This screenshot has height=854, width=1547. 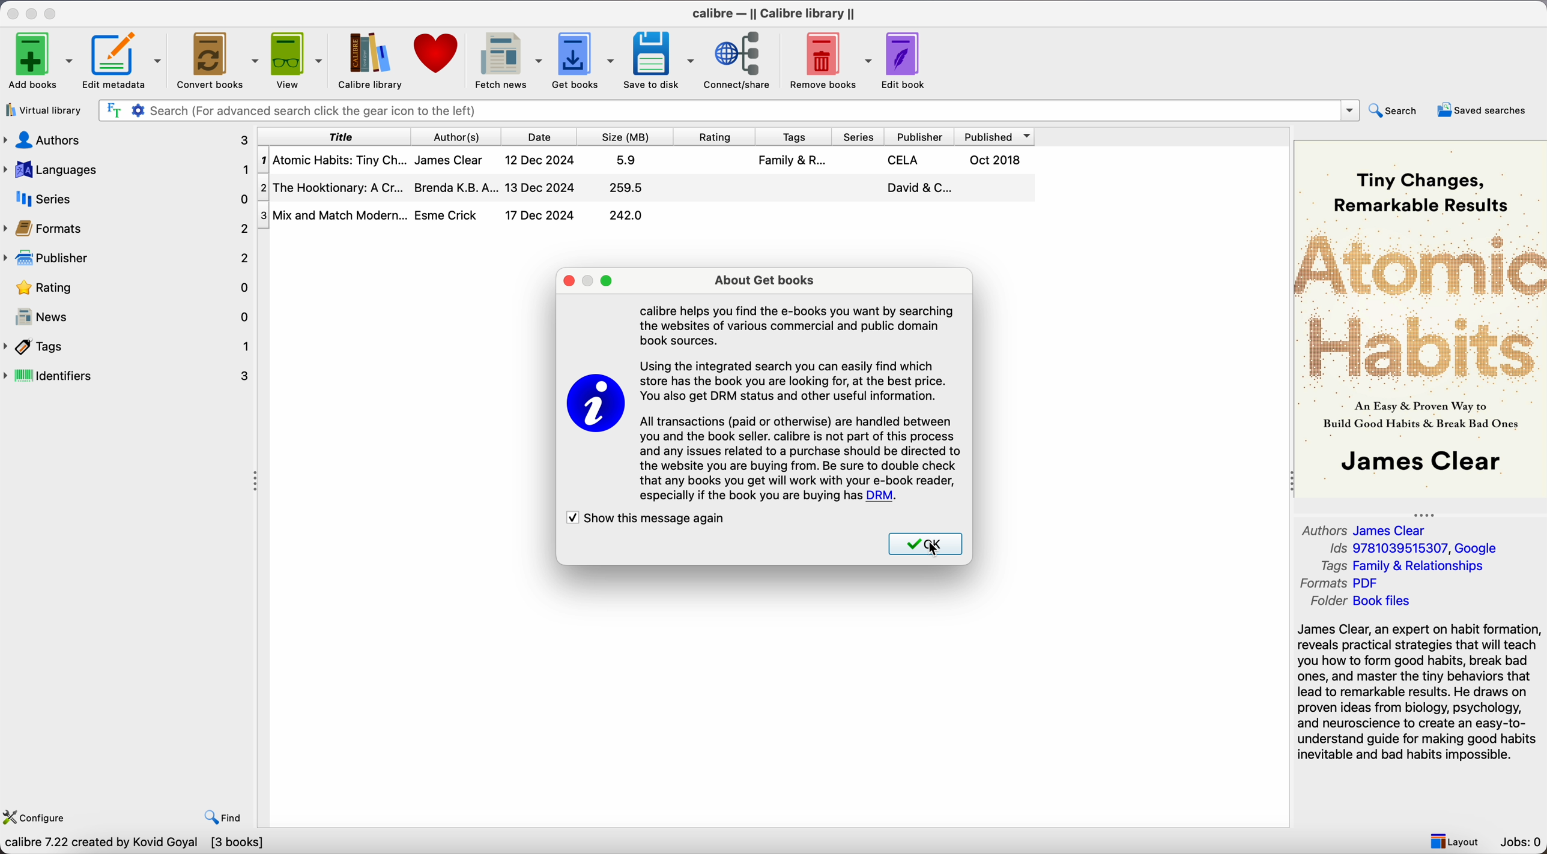 What do you see at coordinates (129, 139) in the screenshot?
I see `authors` at bounding box center [129, 139].